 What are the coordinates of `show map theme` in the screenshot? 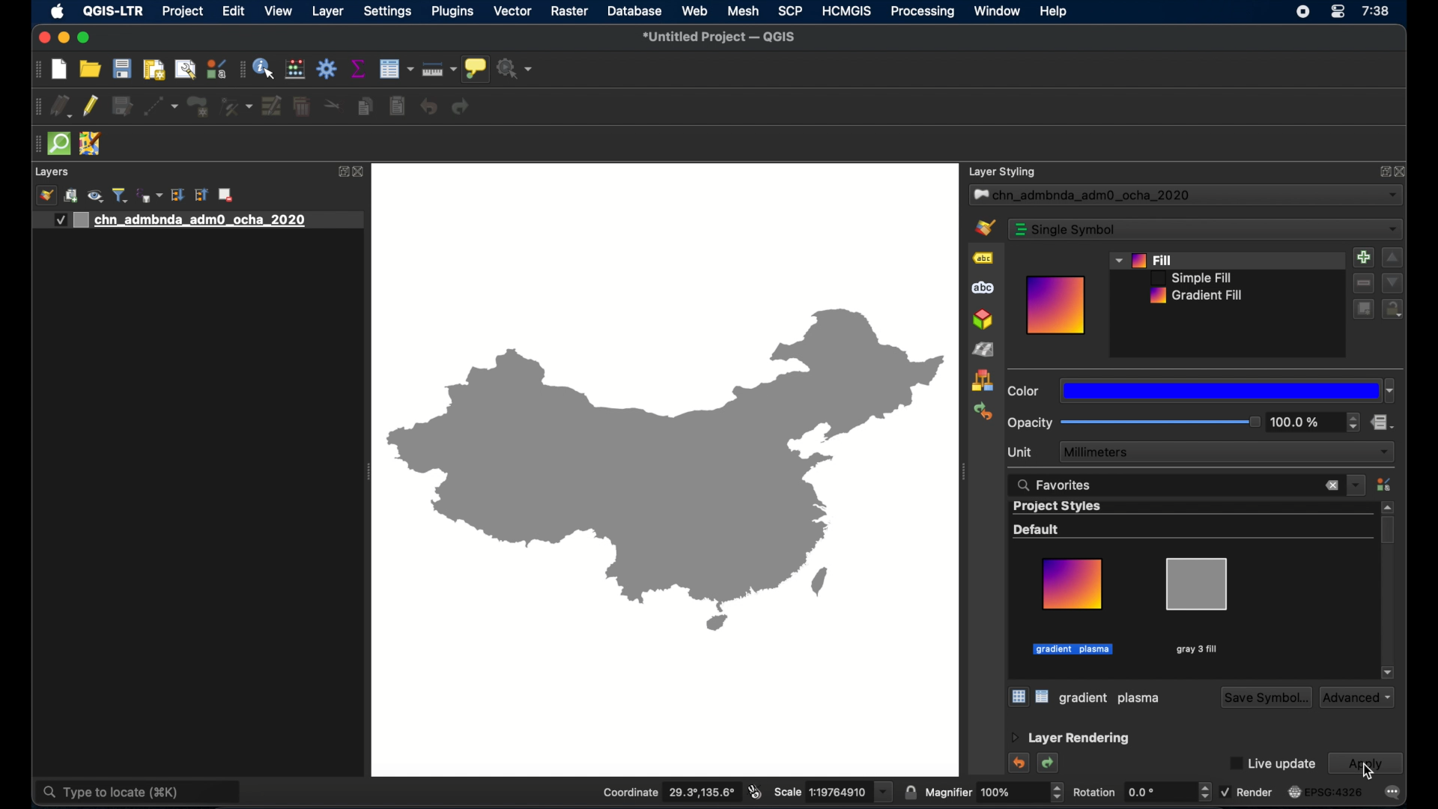 It's located at (97, 197).